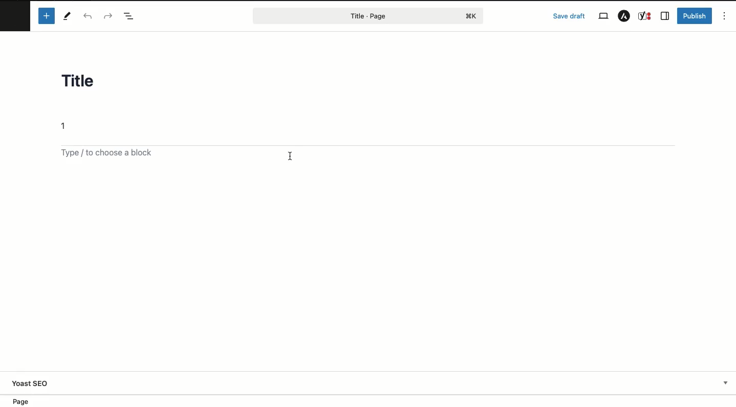  What do you see at coordinates (291, 156) in the screenshot?
I see `text cursor` at bounding box center [291, 156].